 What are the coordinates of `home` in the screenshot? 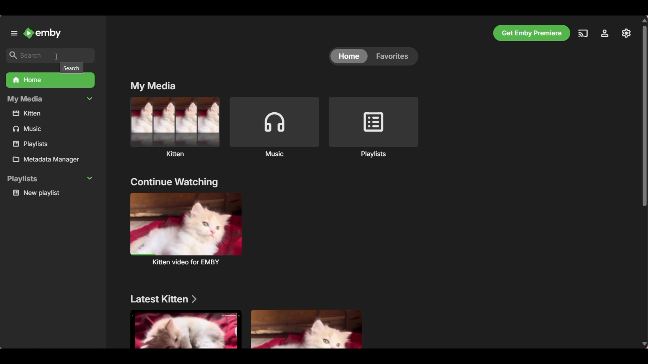 It's located at (348, 56).